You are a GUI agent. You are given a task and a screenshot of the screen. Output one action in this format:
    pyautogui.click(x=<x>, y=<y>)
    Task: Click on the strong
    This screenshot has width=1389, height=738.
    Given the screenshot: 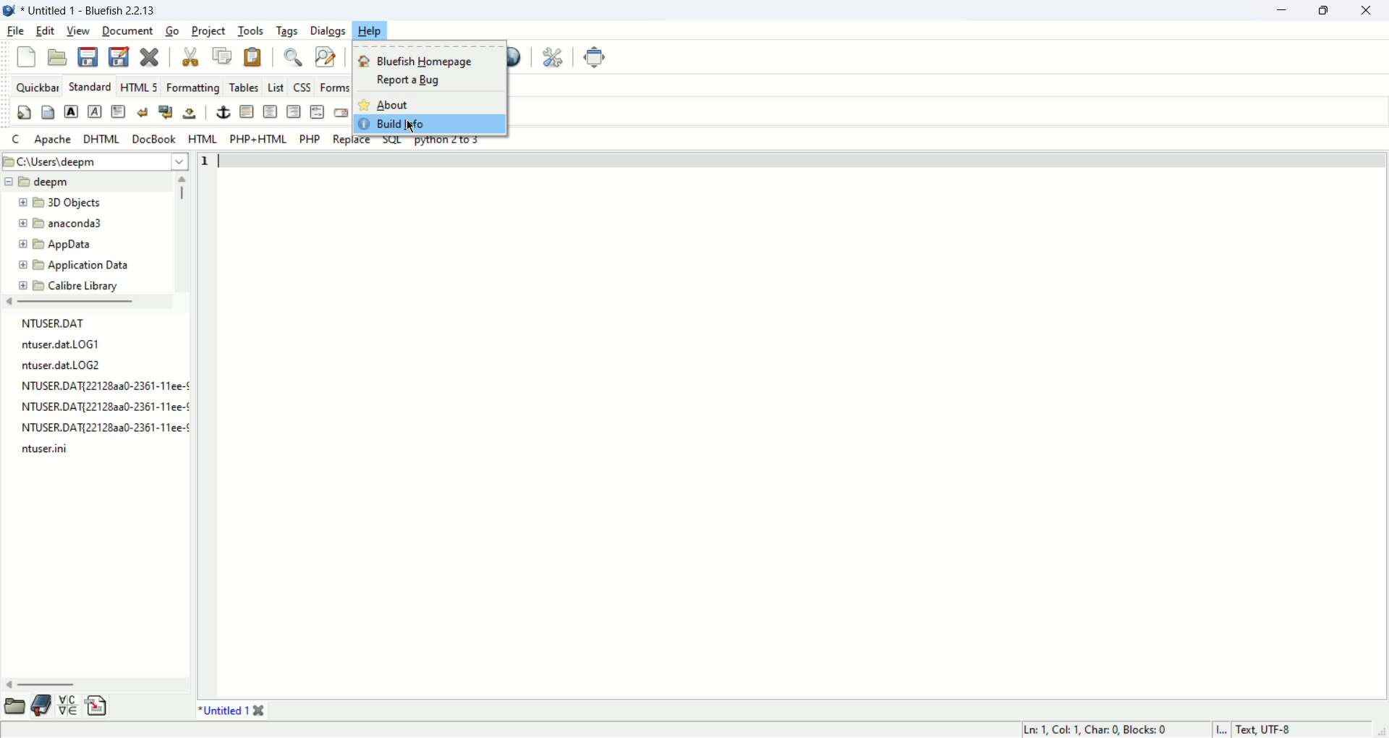 What is the action you would take?
    pyautogui.click(x=71, y=111)
    